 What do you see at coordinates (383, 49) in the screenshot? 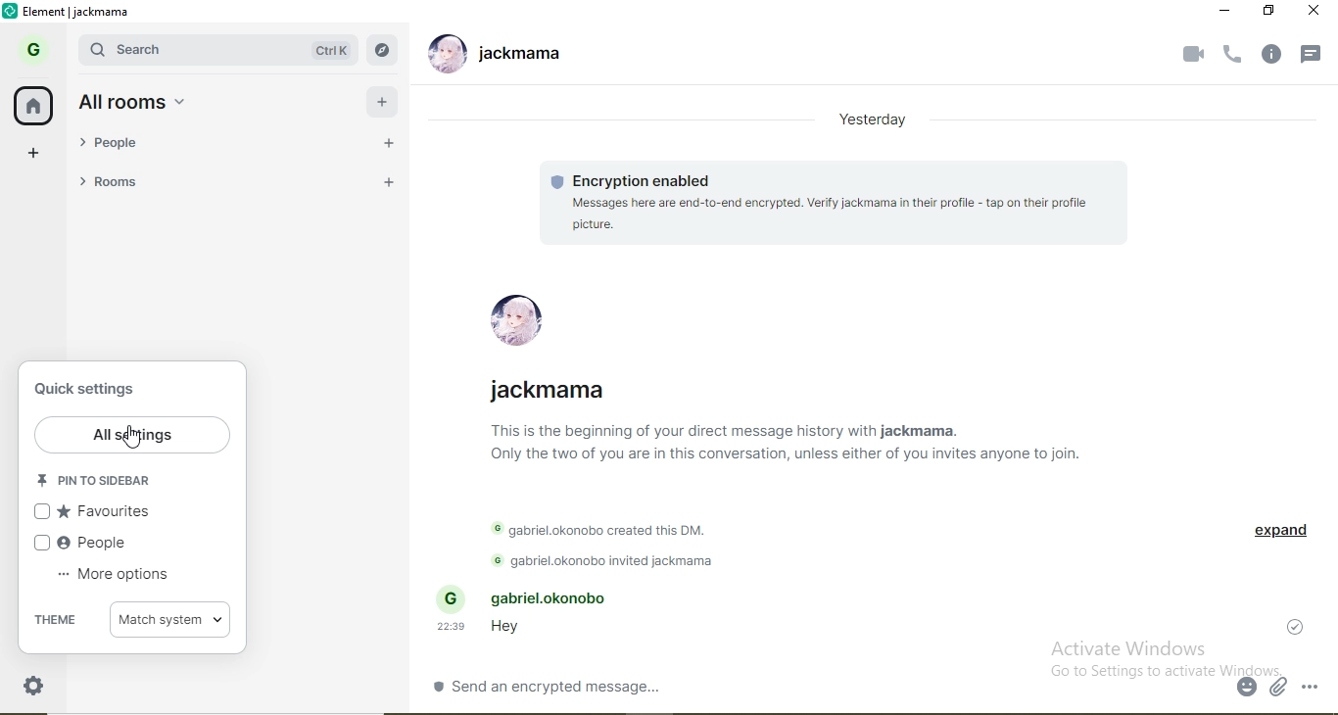
I see `navigate` at bounding box center [383, 49].